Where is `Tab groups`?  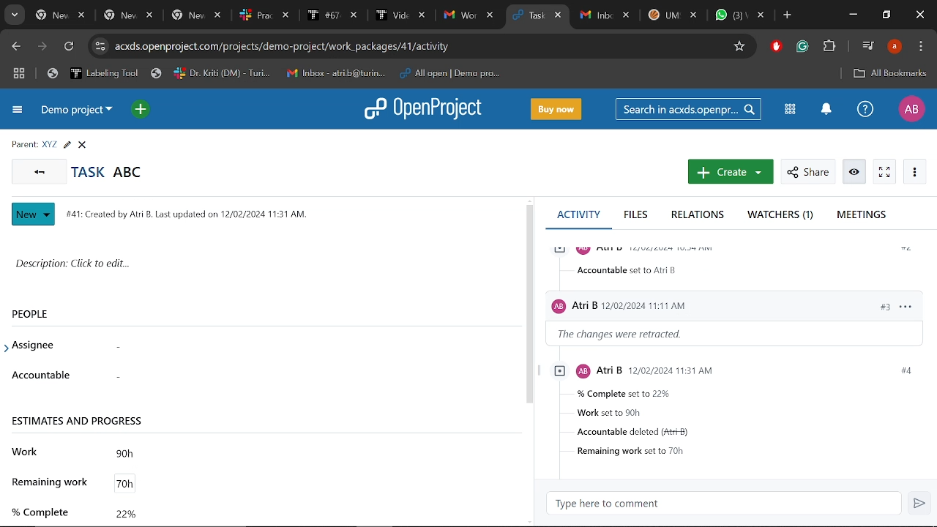
Tab groups is located at coordinates (19, 75).